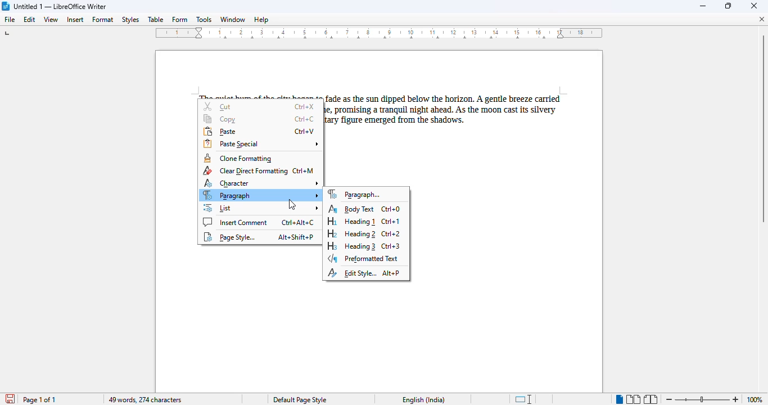 Image resolution: width=768 pixels, height=405 pixels. Describe the element at coordinates (363, 246) in the screenshot. I see `heading 3` at that location.